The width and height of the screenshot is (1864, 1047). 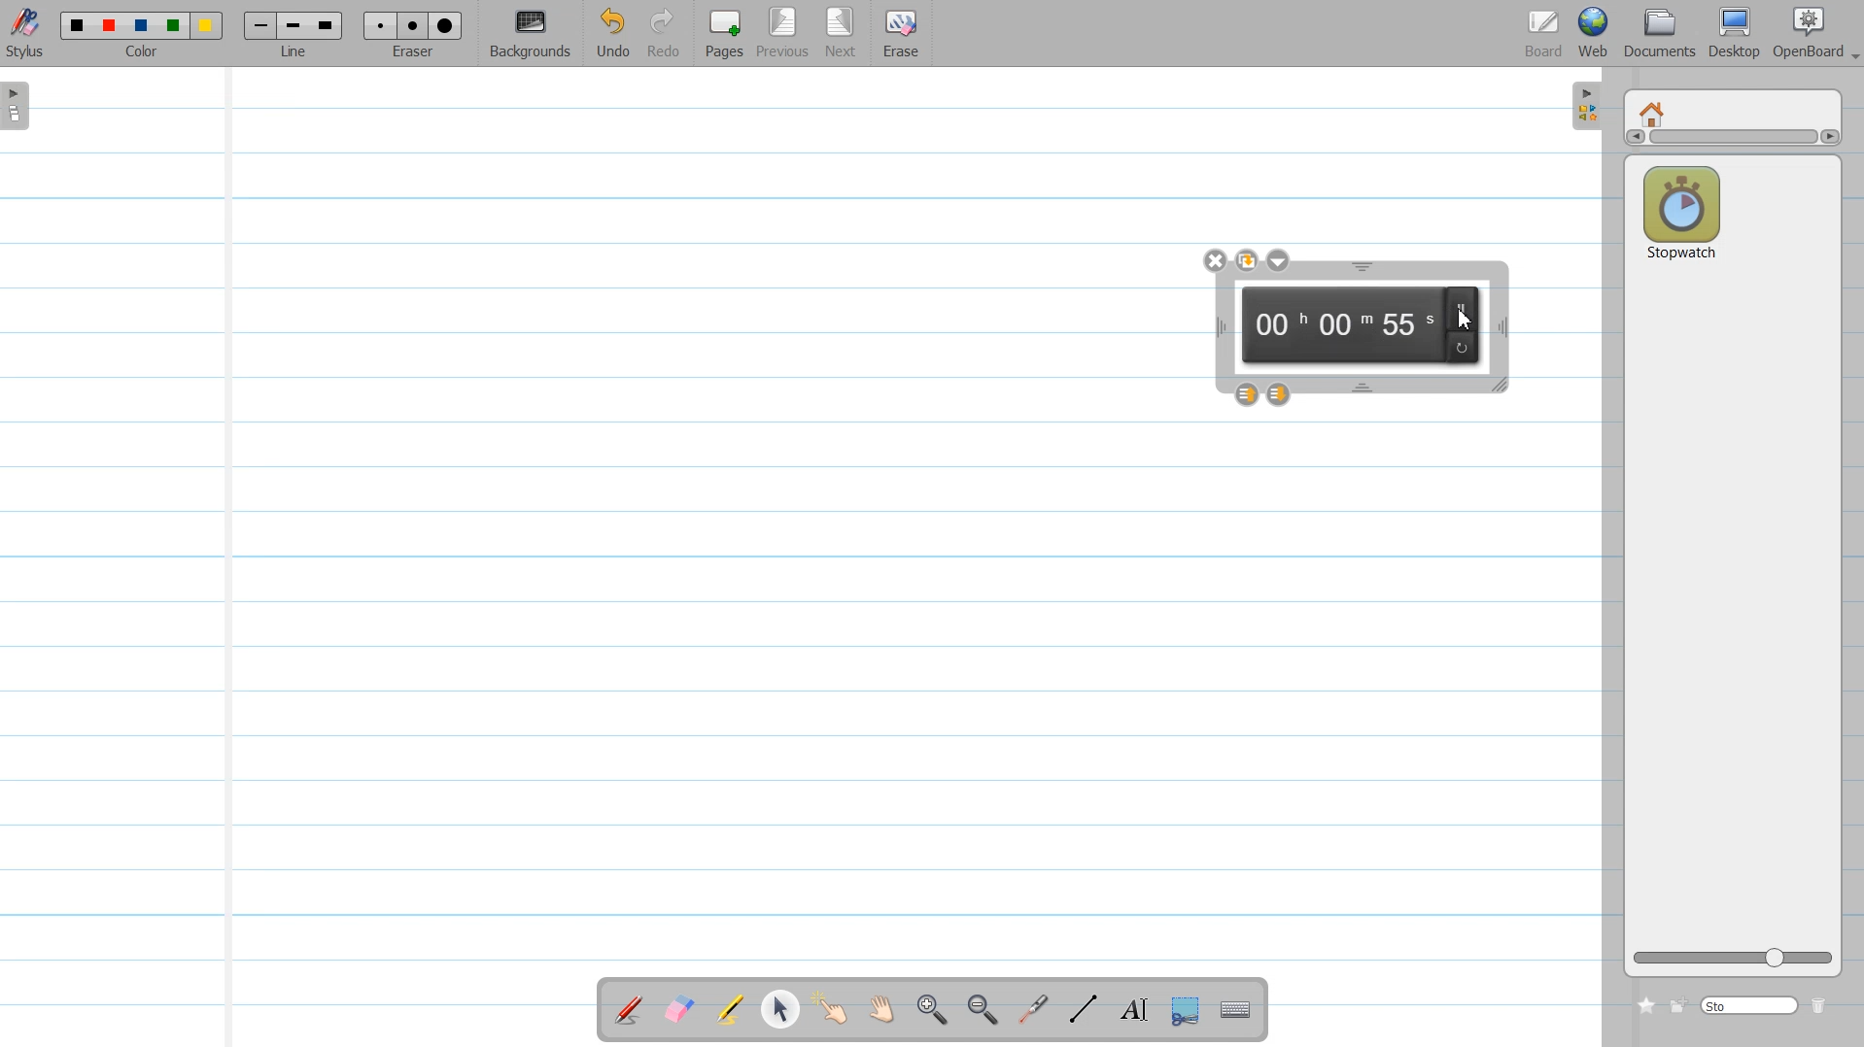 I want to click on Time width adjustment window, so click(x=1502, y=327).